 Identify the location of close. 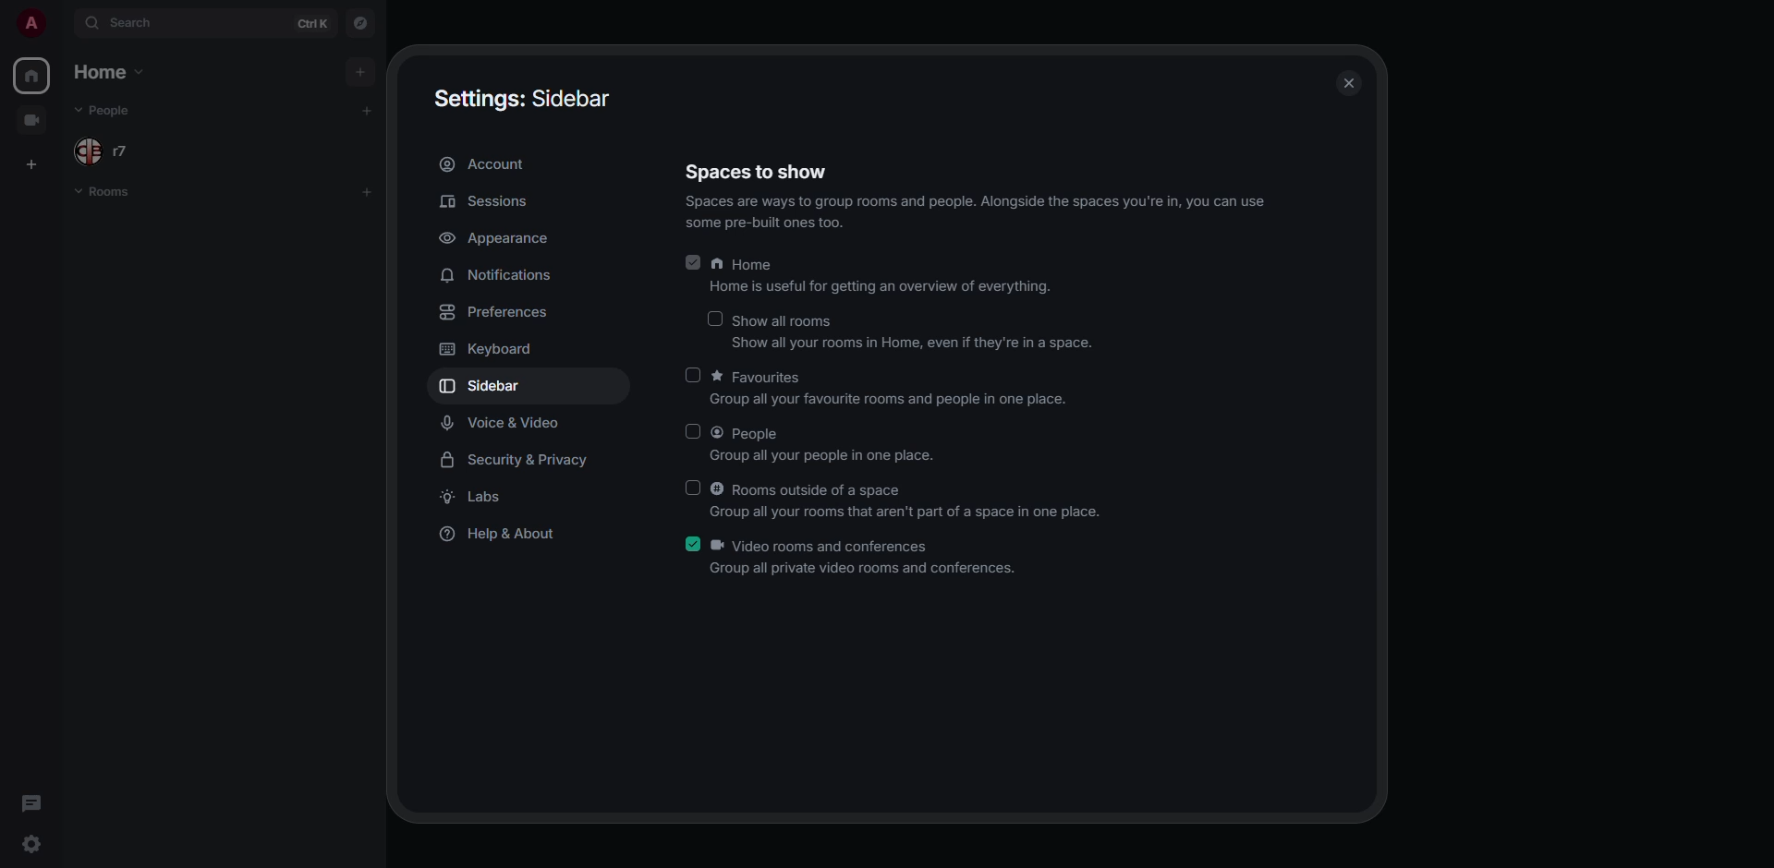
(1347, 82).